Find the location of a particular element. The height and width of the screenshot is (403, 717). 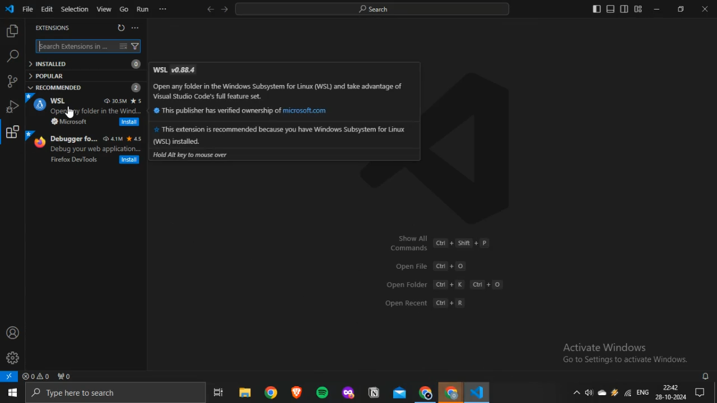

manage is located at coordinates (12, 358).